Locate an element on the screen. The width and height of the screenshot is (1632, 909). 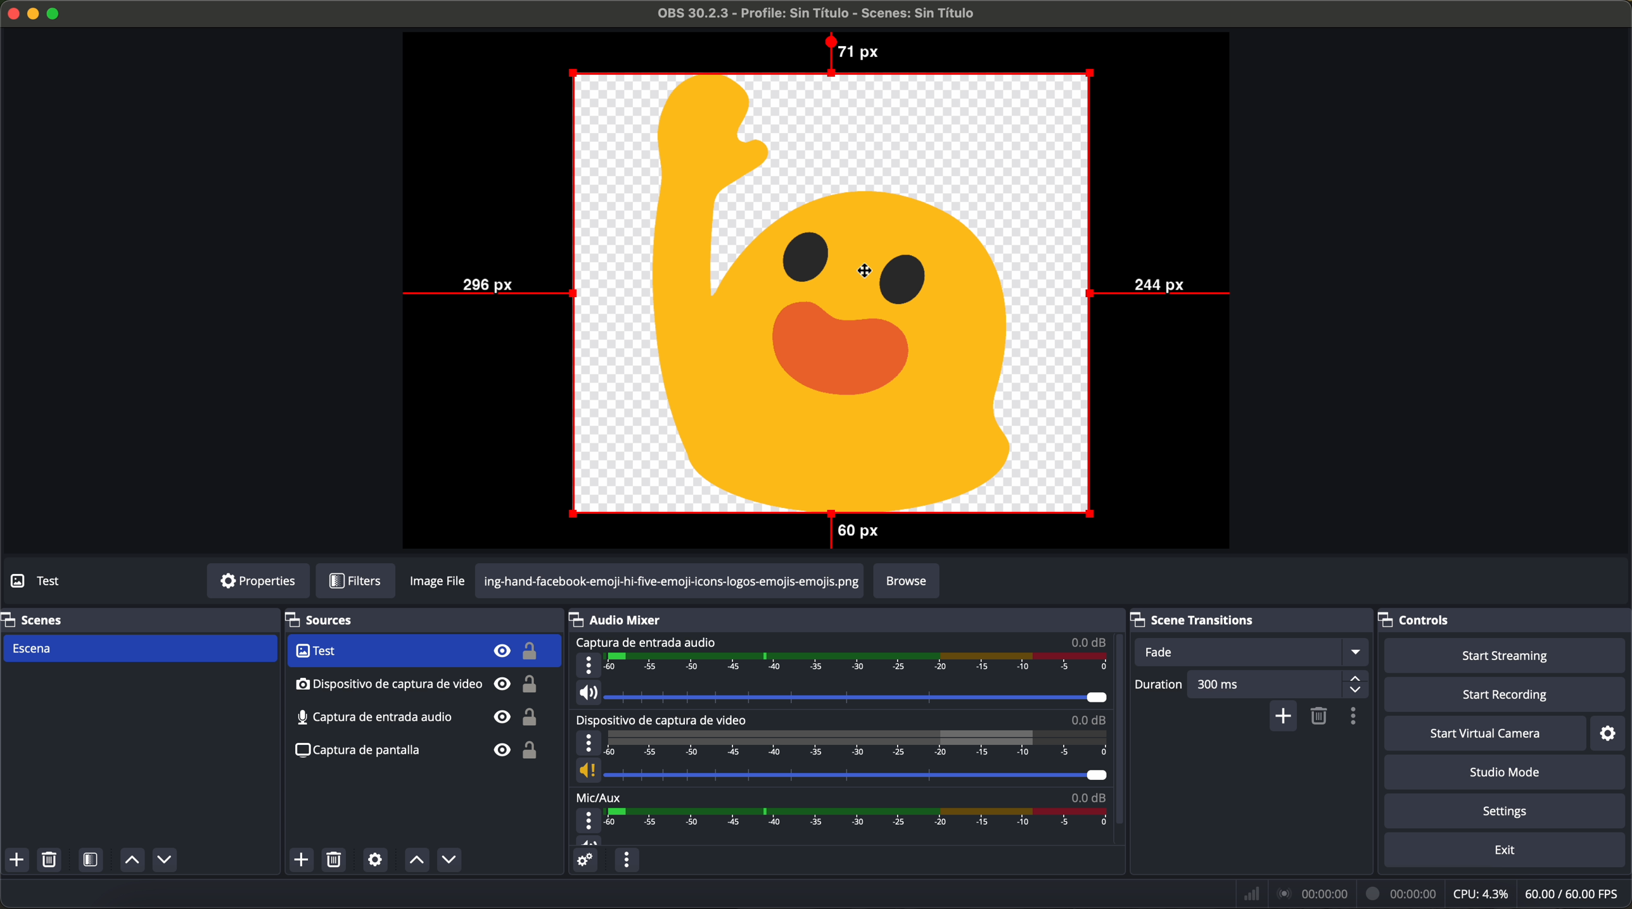
move source up is located at coordinates (416, 860).